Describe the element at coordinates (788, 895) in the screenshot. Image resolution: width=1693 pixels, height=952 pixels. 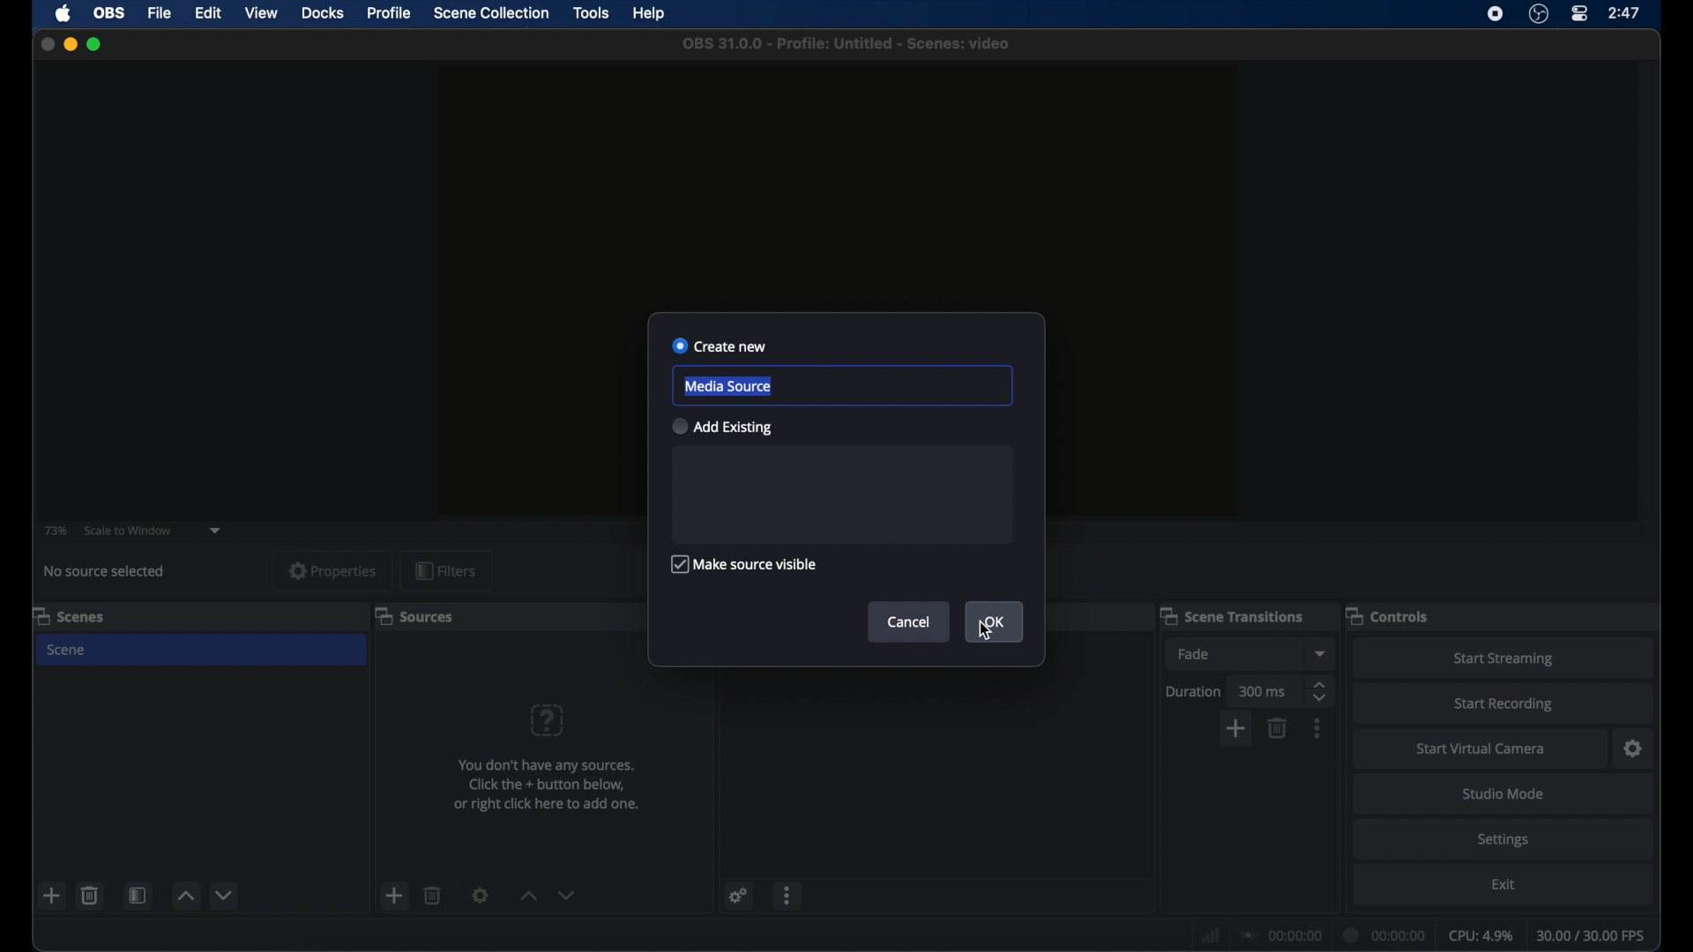
I see `more options` at that location.